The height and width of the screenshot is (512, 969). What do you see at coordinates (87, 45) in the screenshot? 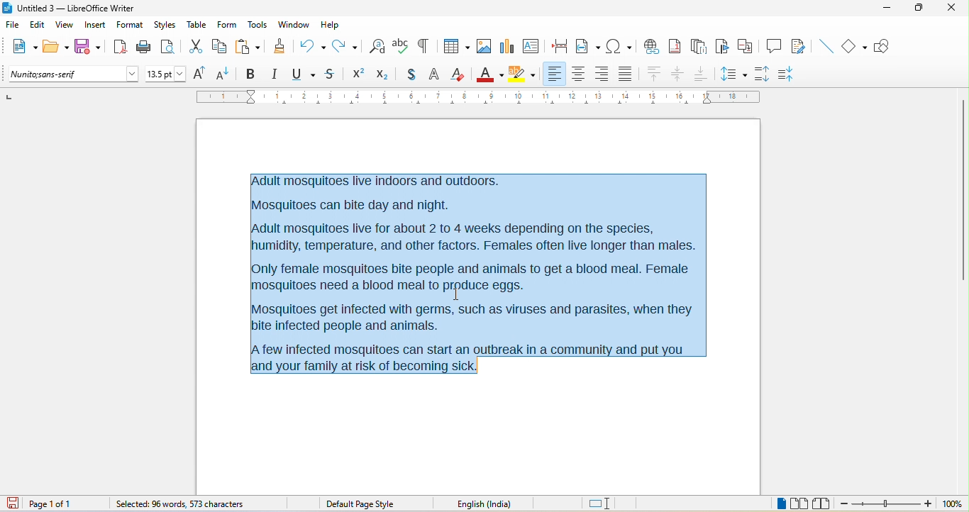
I see `save` at bounding box center [87, 45].